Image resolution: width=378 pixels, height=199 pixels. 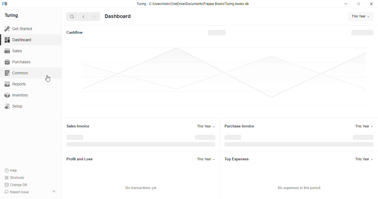 What do you see at coordinates (17, 73) in the screenshot?
I see `common` at bounding box center [17, 73].